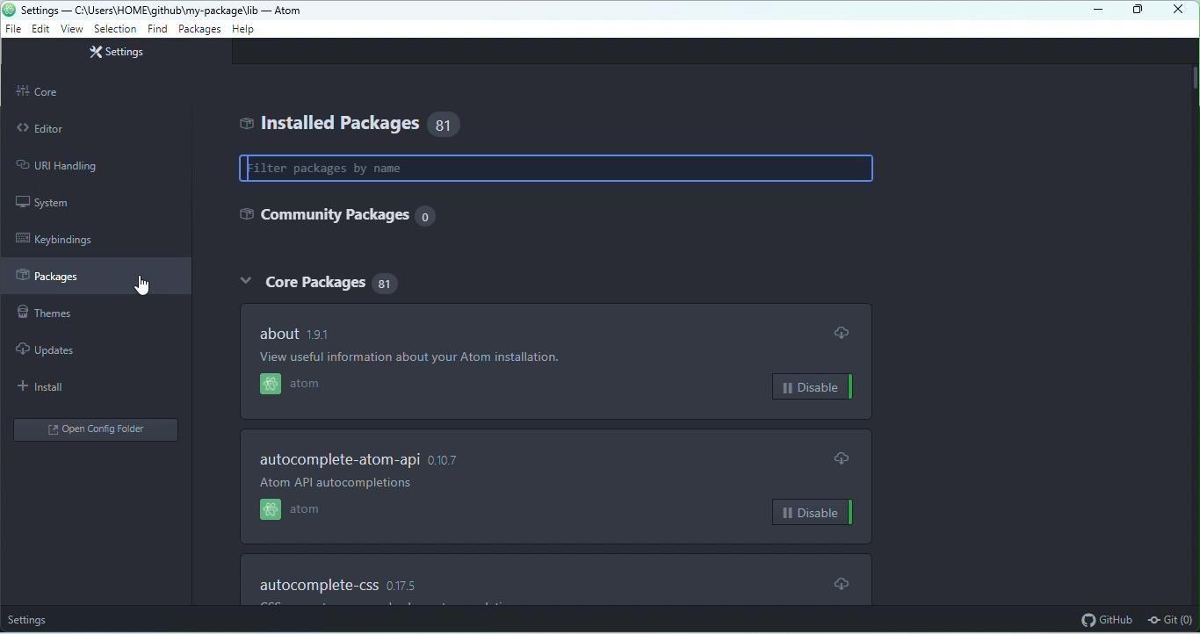 The height and width of the screenshot is (634, 1200). I want to click on View useful information about your Atom installation., so click(414, 357).